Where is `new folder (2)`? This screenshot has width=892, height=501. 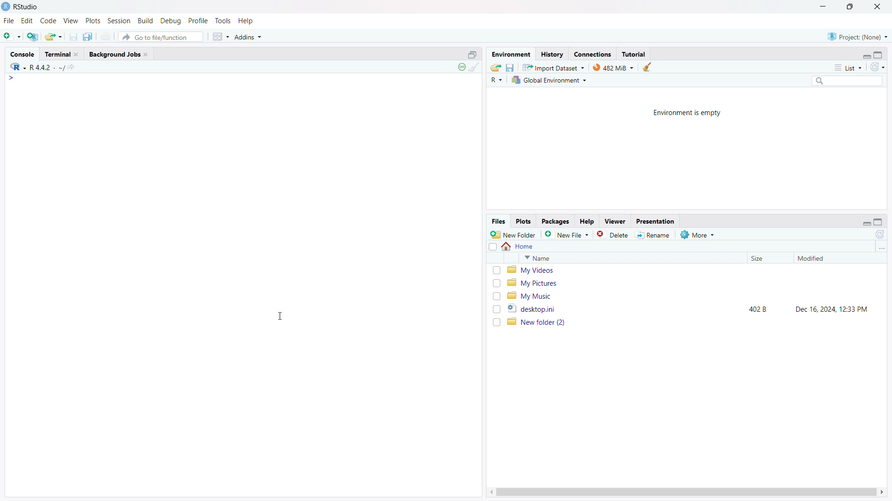
new folder (2) is located at coordinates (693, 322).